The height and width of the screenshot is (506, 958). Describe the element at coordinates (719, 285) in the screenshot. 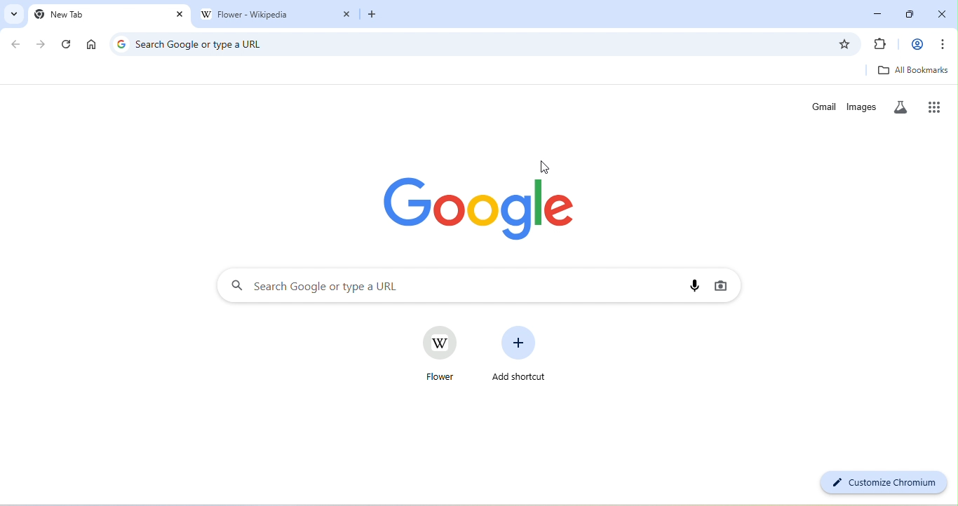

I see `search by image` at that location.